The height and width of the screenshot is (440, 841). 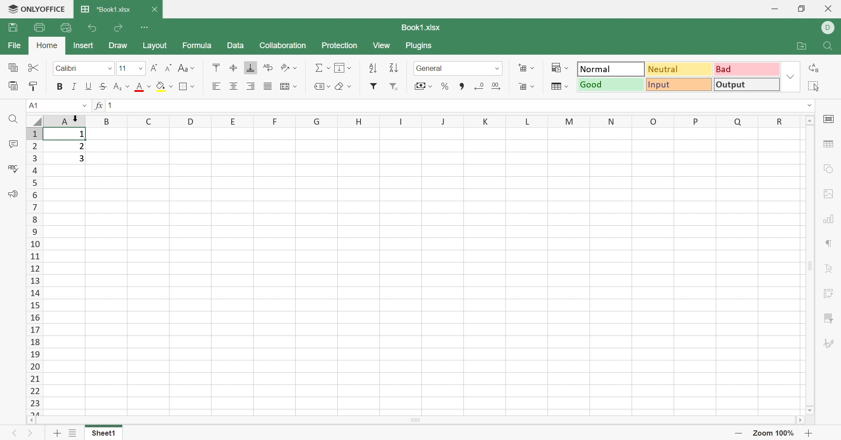 What do you see at coordinates (809, 121) in the screenshot?
I see `Scroll up` at bounding box center [809, 121].